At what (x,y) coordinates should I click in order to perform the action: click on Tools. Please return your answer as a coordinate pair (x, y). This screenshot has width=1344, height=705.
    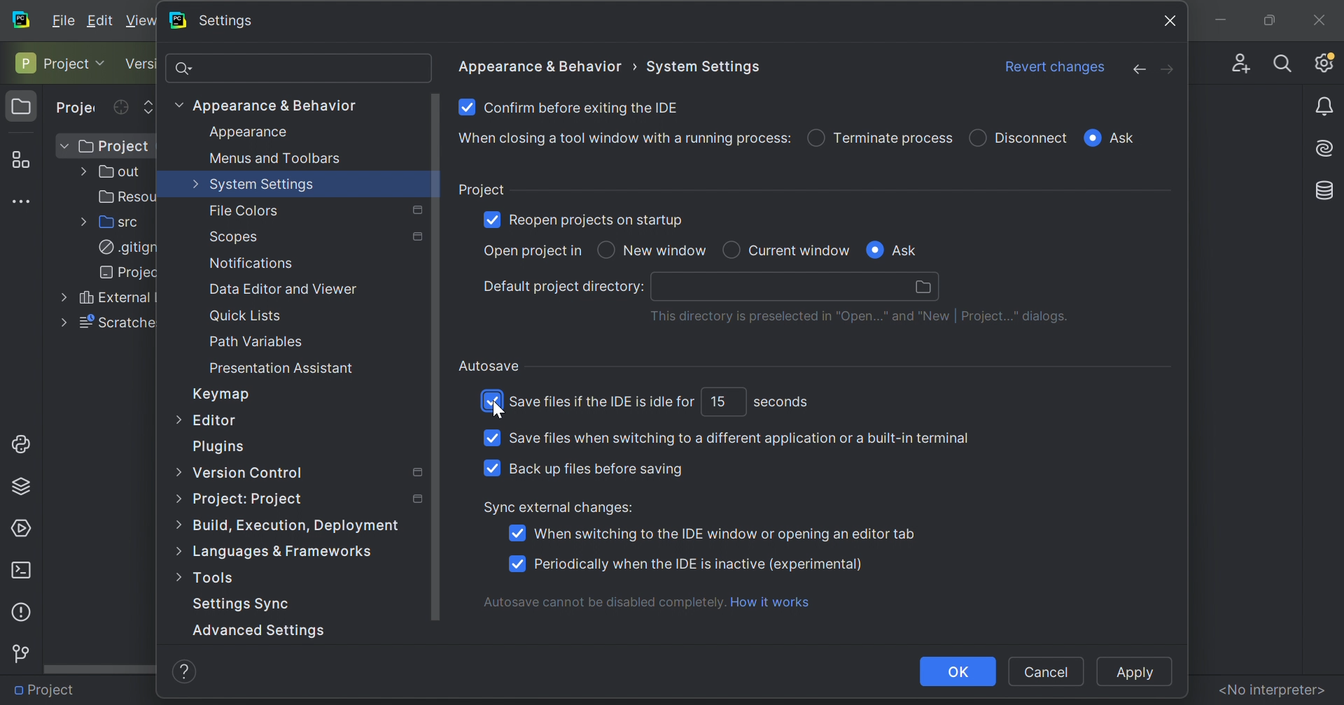
    Looking at the image, I should click on (217, 579).